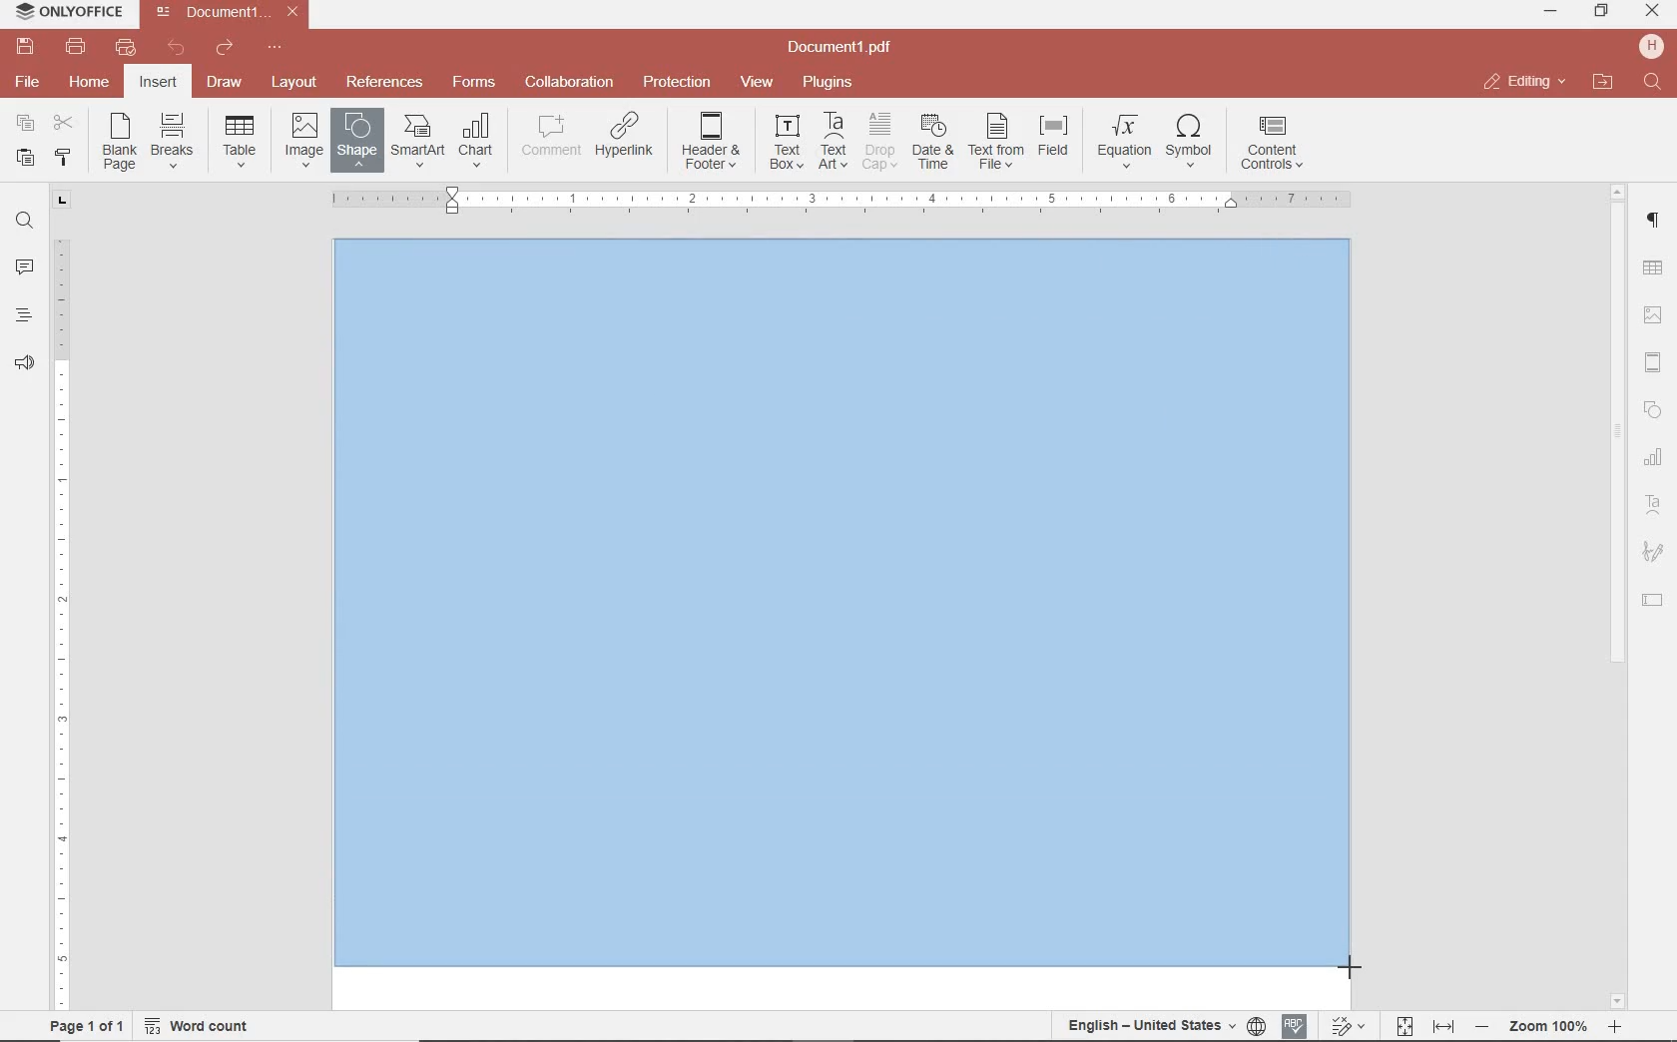 This screenshot has height=1042, width=1677. Describe the element at coordinates (23, 157) in the screenshot. I see `paste` at that location.